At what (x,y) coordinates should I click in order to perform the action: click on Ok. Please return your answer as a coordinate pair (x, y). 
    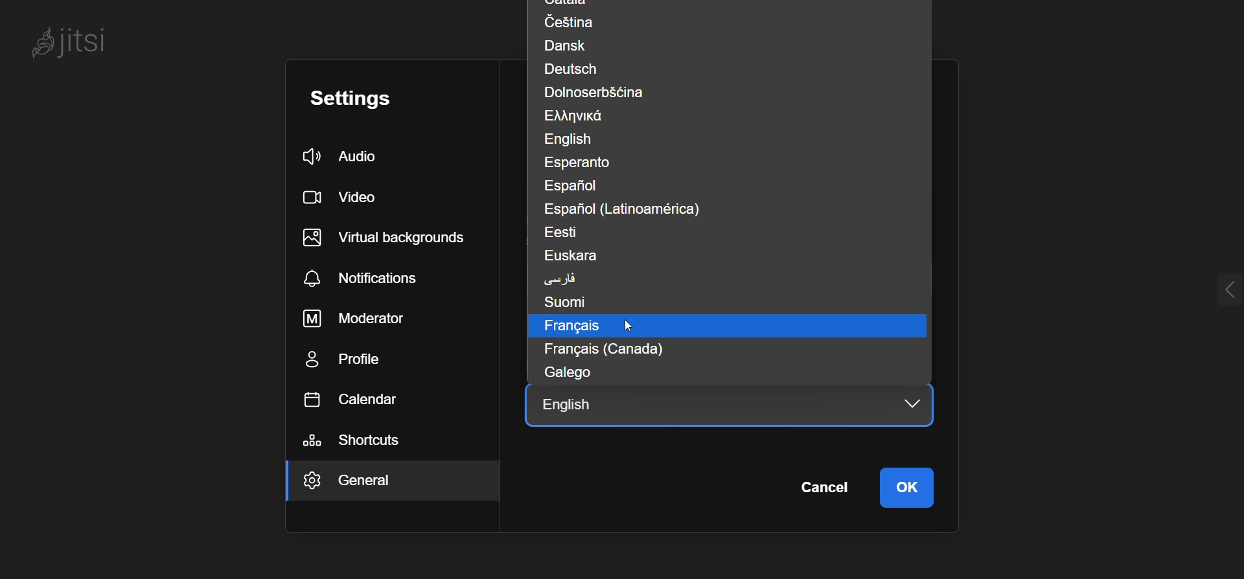
    Looking at the image, I should click on (908, 489).